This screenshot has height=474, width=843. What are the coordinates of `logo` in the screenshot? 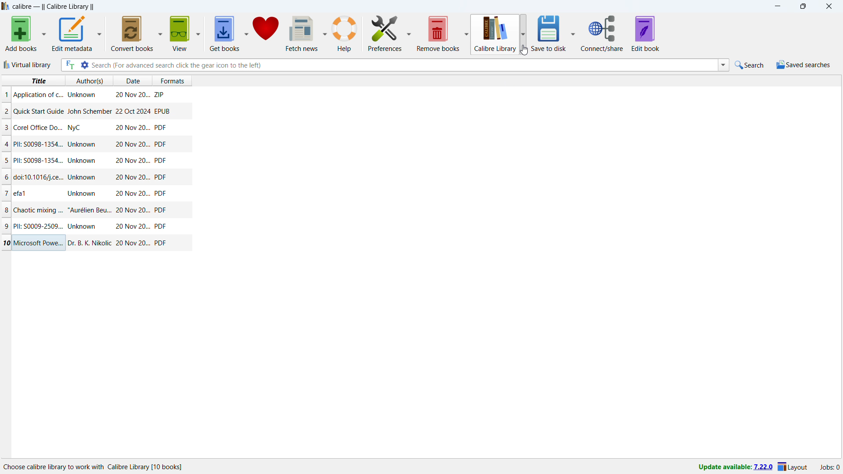 It's located at (6, 6).